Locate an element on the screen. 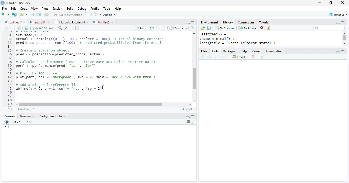 This screenshot has width=349, height=183. save is located at coordinates (32, 15).